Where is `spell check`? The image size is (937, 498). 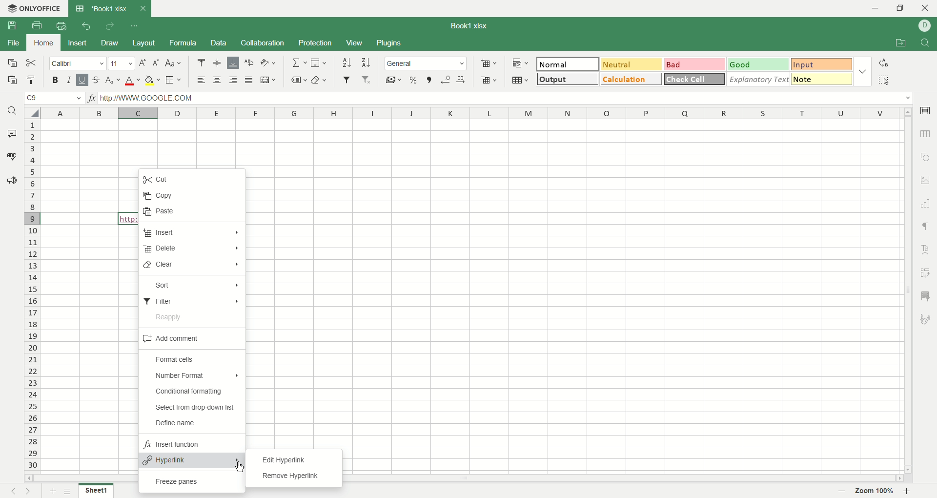 spell check is located at coordinates (11, 156).